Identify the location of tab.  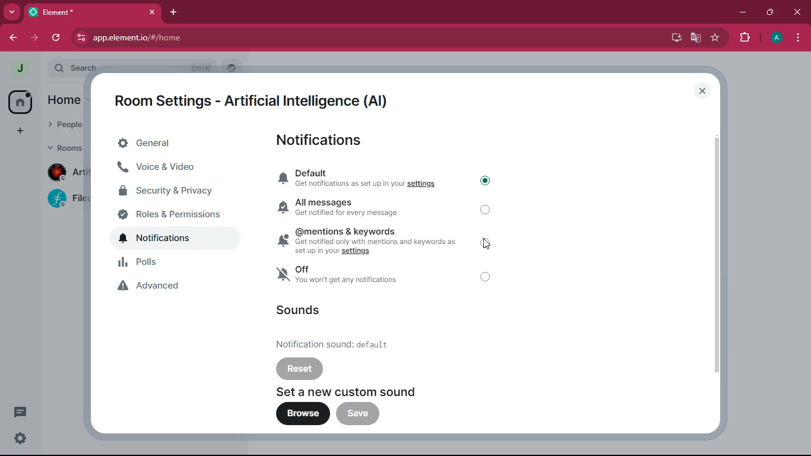
(96, 14).